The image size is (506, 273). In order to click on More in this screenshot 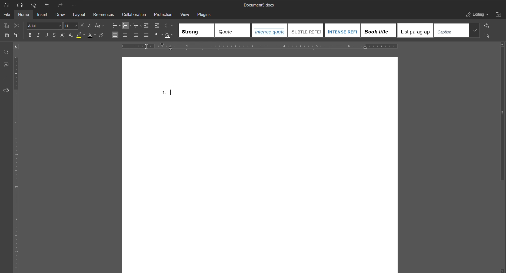, I will do `click(75, 5)`.